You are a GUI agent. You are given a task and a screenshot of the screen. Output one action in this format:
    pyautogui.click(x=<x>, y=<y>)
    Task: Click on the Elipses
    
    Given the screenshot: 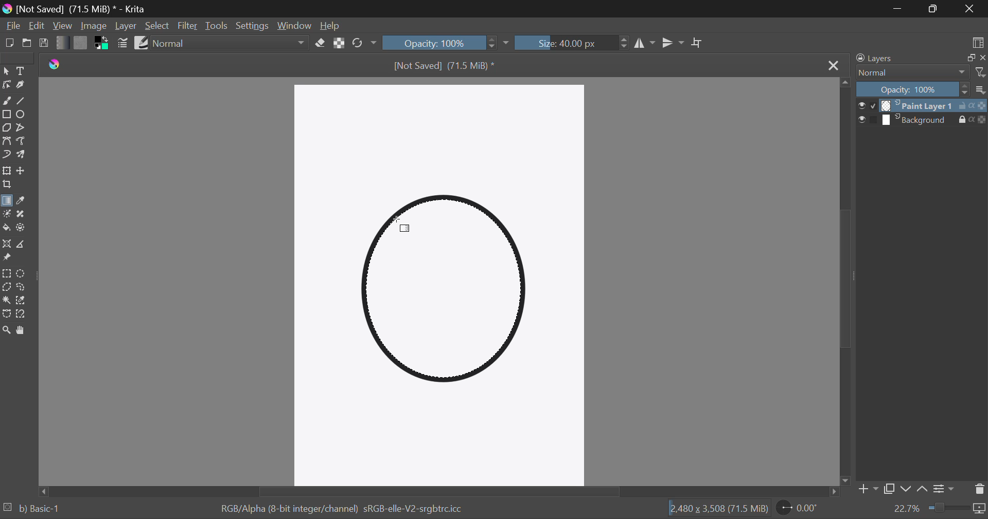 What is the action you would take?
    pyautogui.click(x=24, y=115)
    